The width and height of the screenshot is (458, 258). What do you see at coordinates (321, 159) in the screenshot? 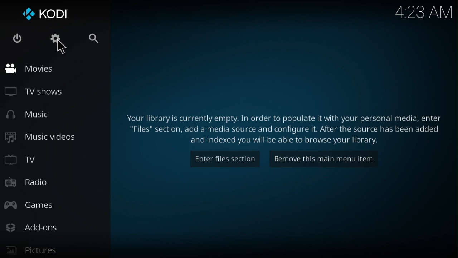
I see `Remove this menu item` at bounding box center [321, 159].